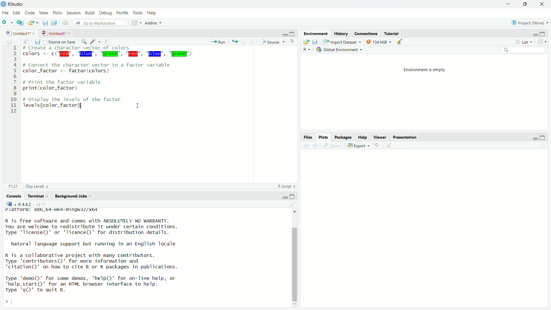  Describe the element at coordinates (389, 146) in the screenshot. I see `clear all plots` at that location.